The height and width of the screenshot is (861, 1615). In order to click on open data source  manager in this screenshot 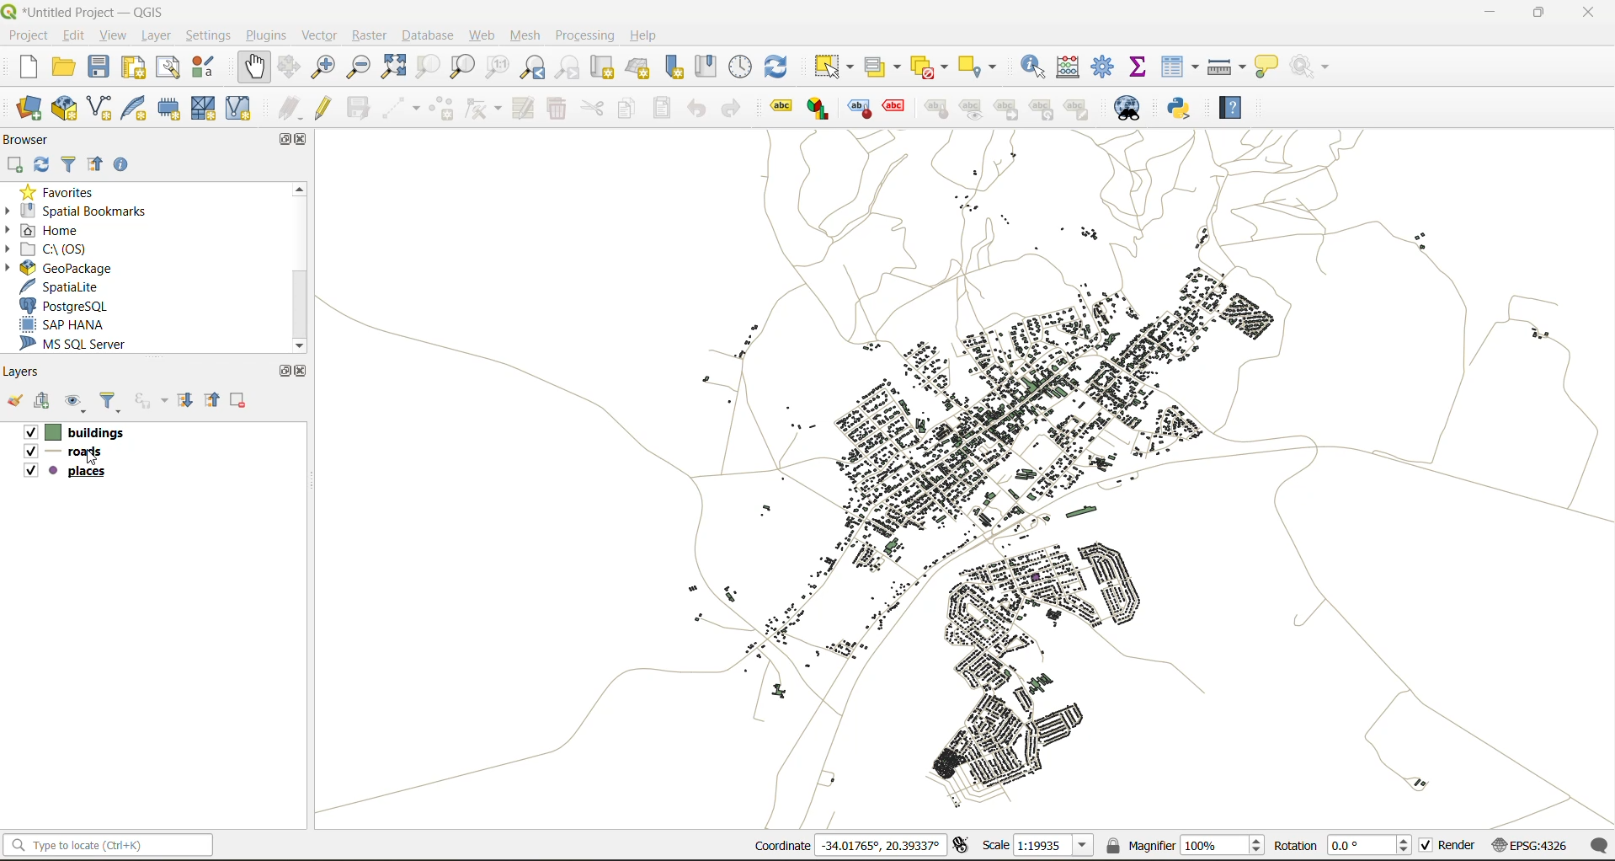, I will do `click(24, 108)`.